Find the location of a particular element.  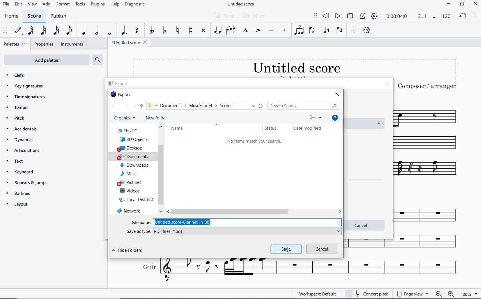

UP is located at coordinates (139, 107).